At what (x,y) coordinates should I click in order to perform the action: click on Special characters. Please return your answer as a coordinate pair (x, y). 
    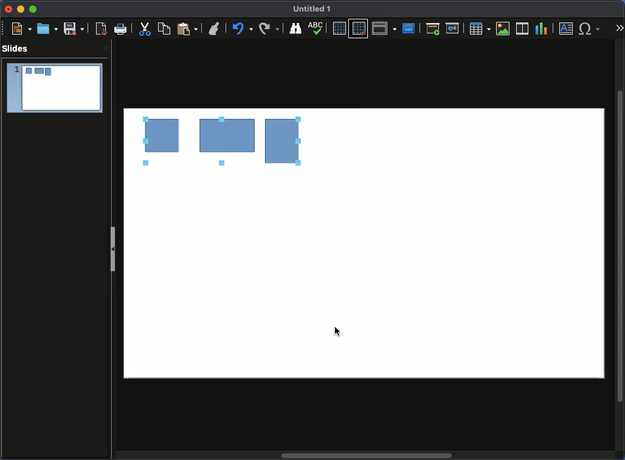
    Looking at the image, I should click on (590, 29).